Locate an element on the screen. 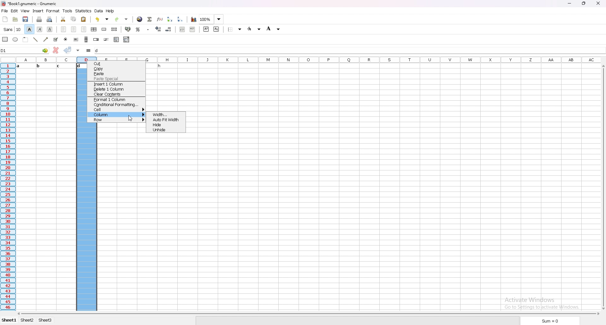 Image resolution: width=606 pixels, height=325 pixels. right align is located at coordinates (84, 29).